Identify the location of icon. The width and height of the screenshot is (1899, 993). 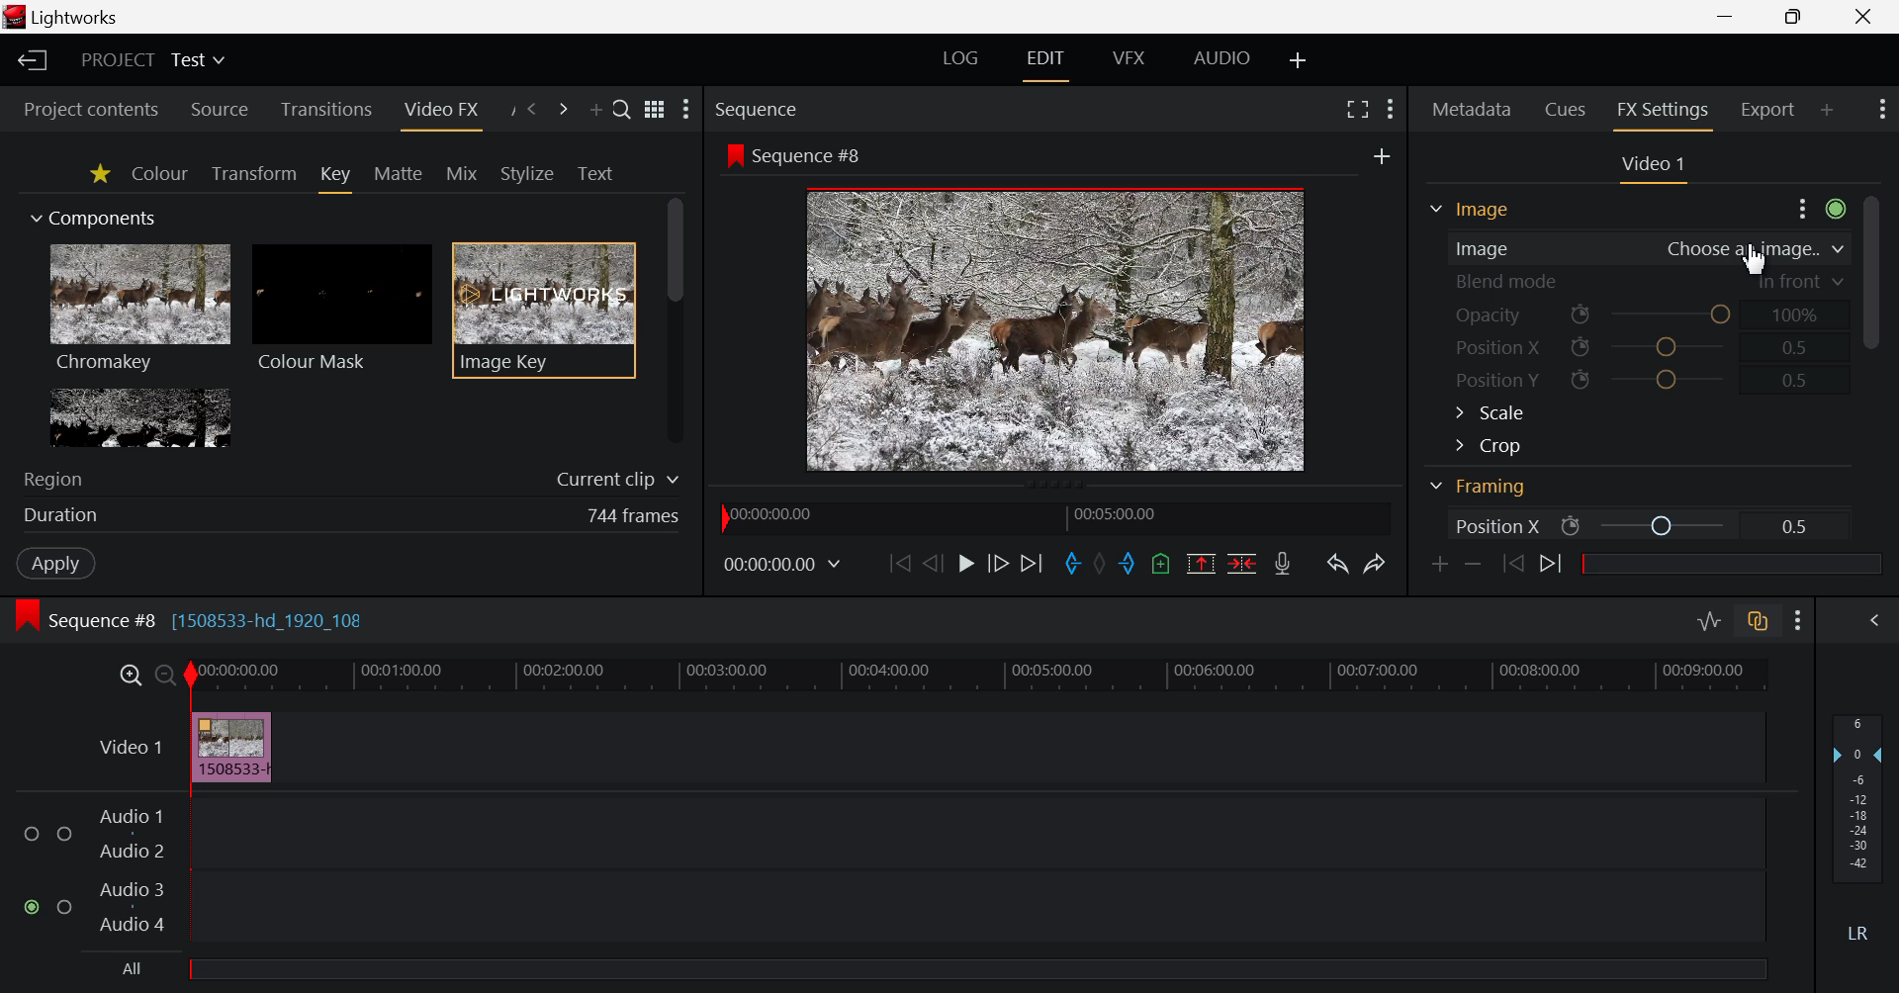
(1582, 380).